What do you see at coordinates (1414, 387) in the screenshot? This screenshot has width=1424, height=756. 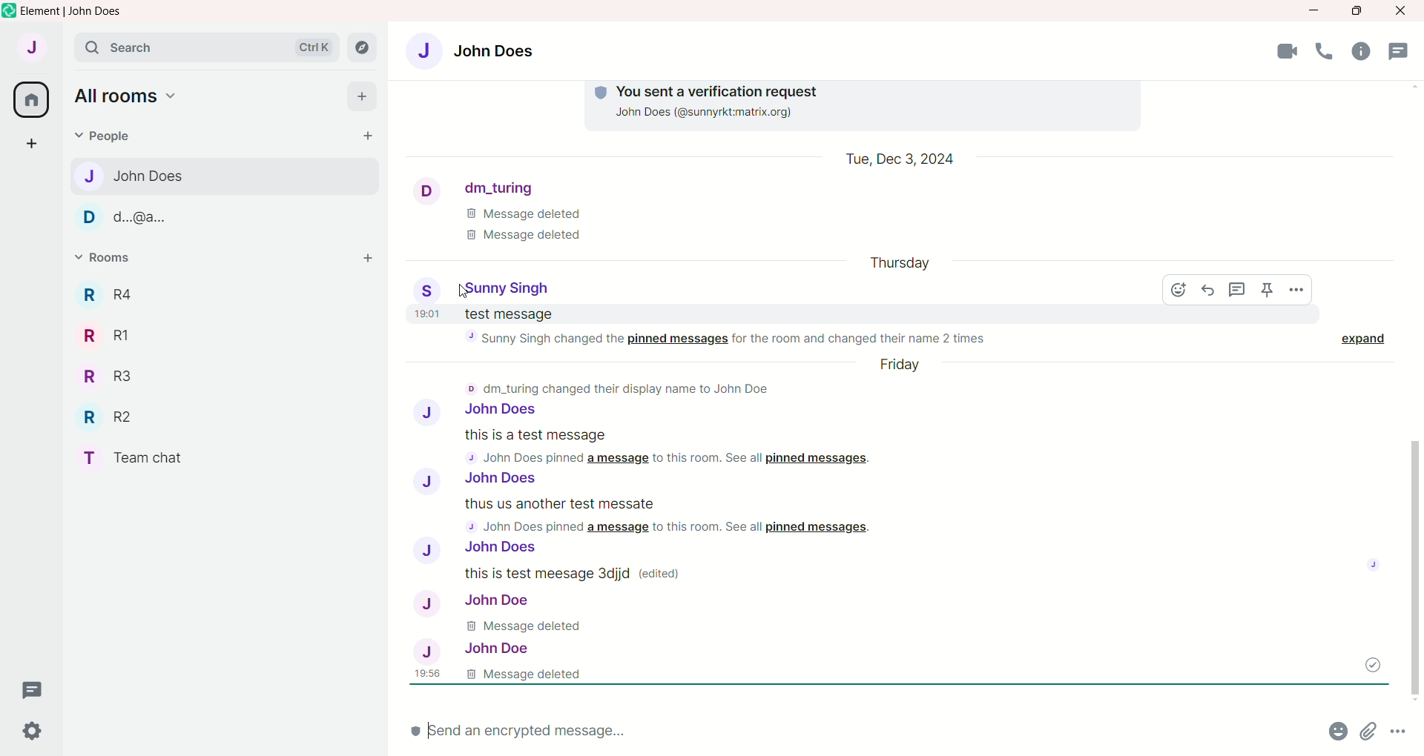 I see `vertical scroll bar` at bounding box center [1414, 387].